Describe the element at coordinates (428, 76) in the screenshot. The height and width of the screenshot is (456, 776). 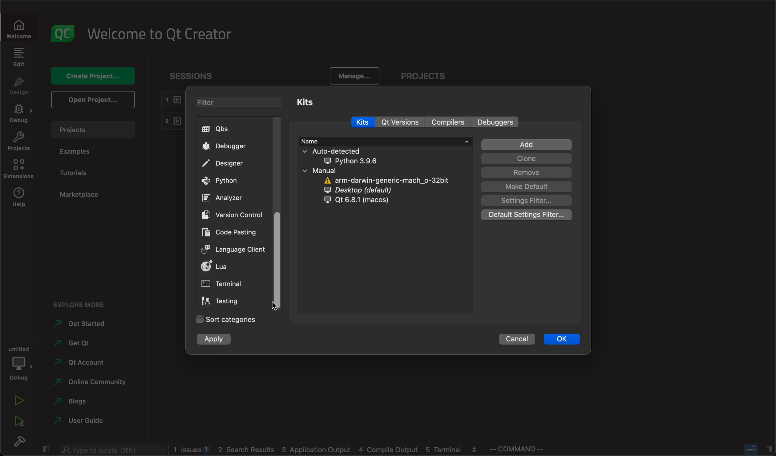
I see `projects` at that location.